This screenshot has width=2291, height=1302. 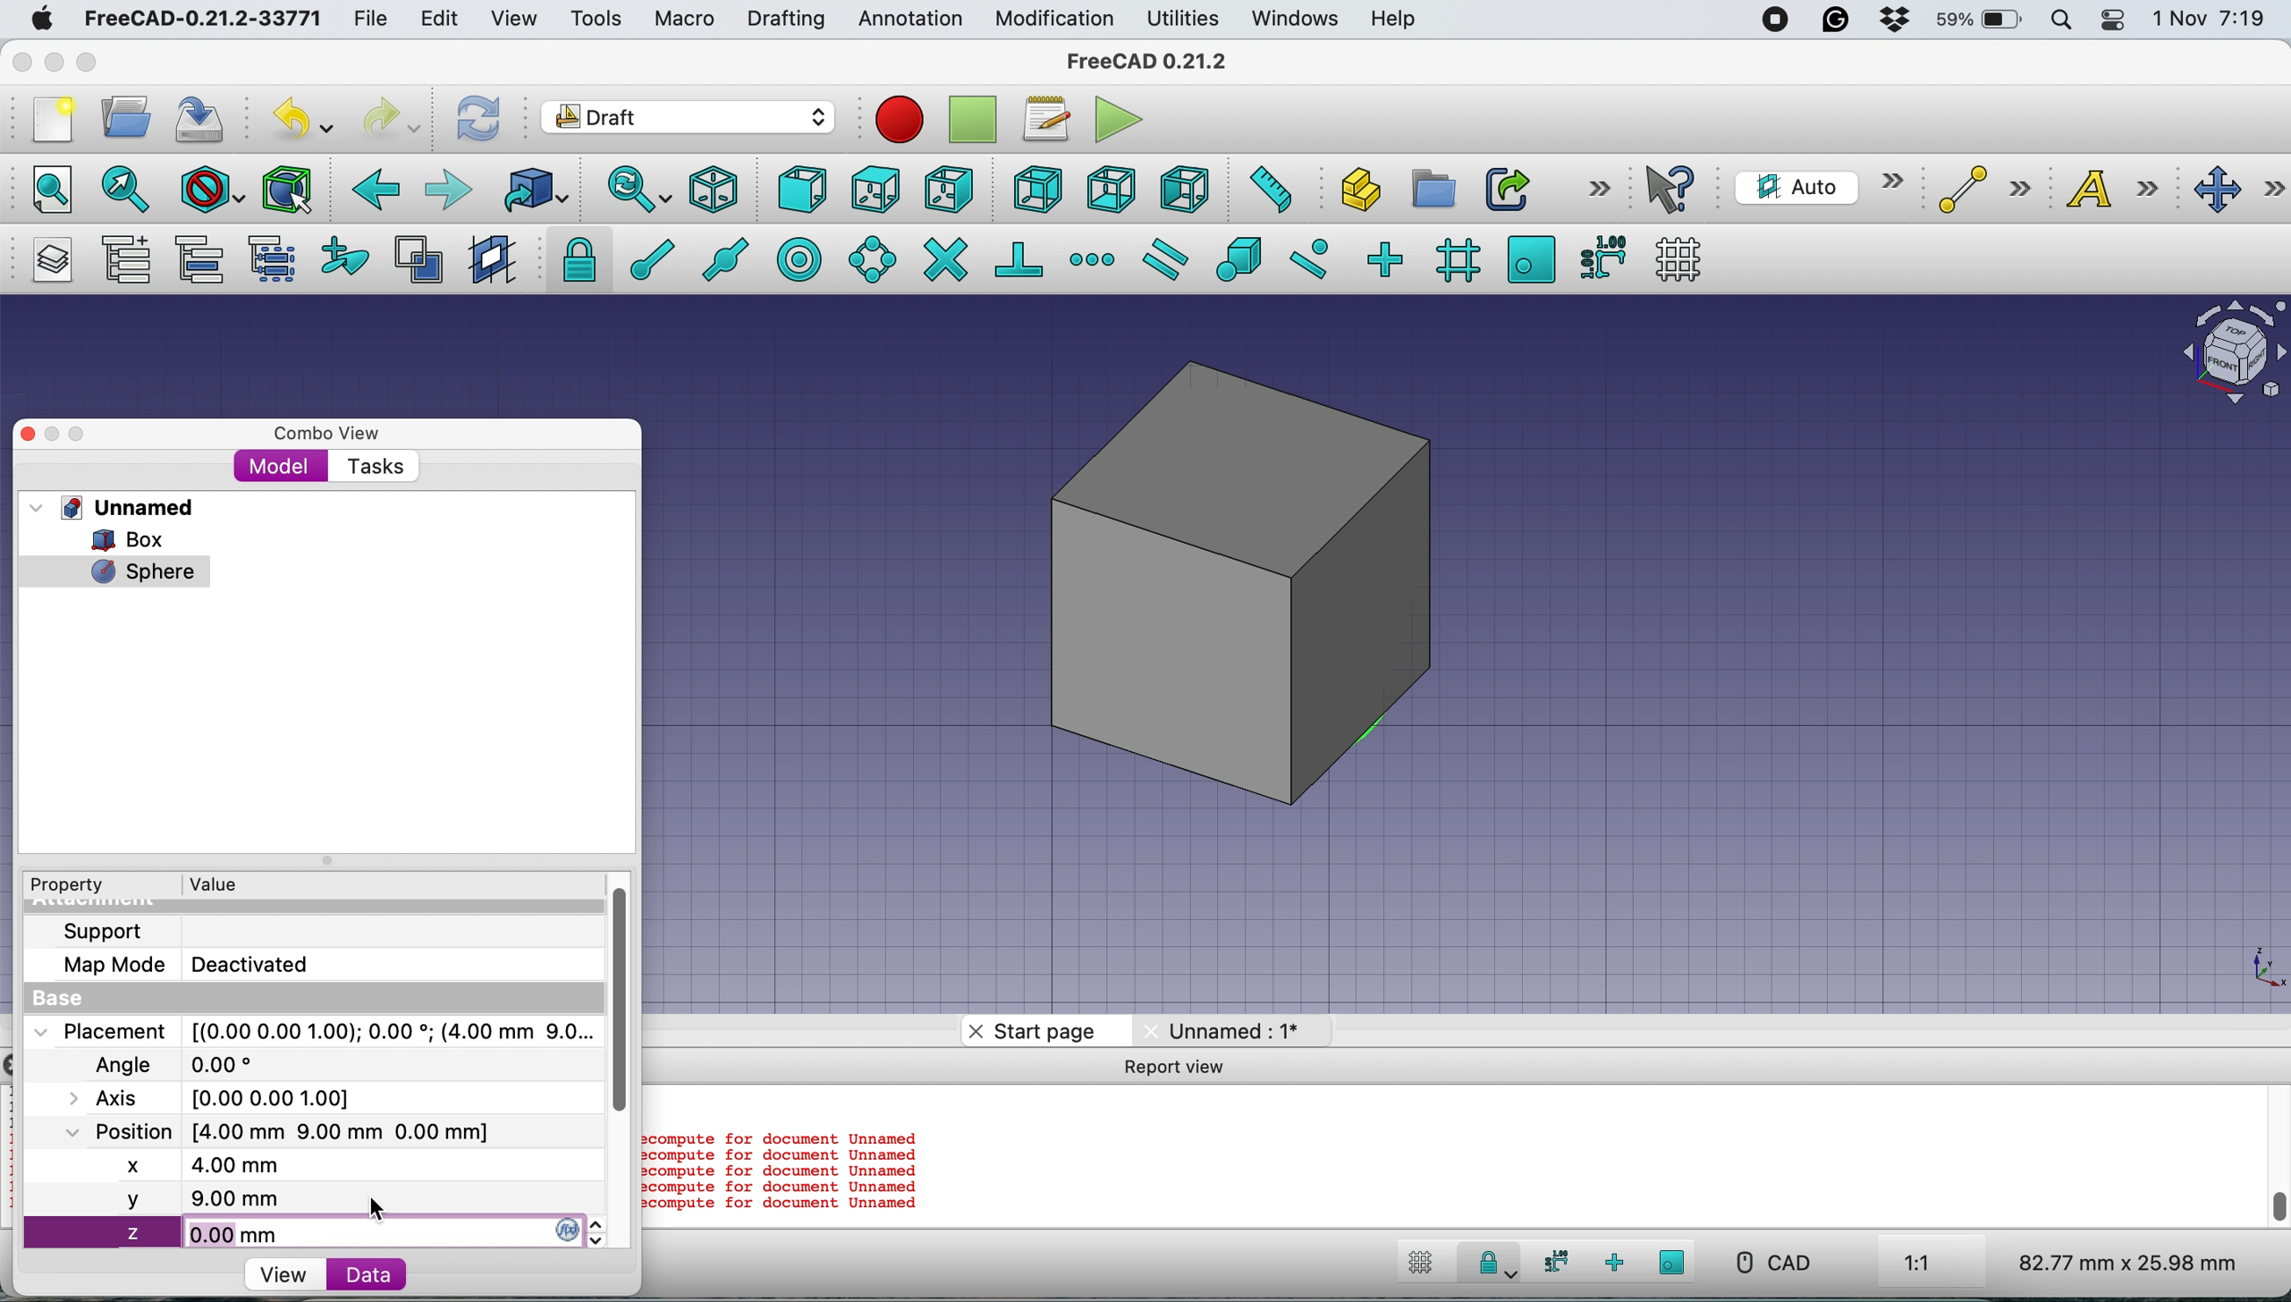 I want to click on close, so click(x=46, y=430).